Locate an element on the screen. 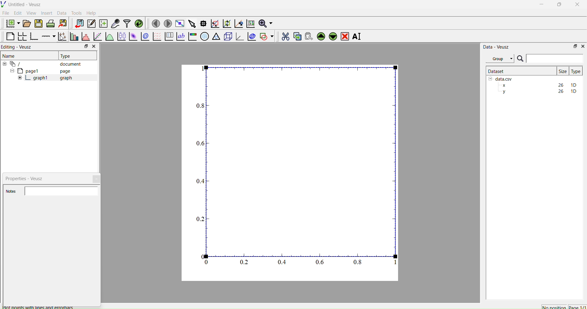 This screenshot has width=587, height=309. Restore Down is located at coordinates (574, 46).